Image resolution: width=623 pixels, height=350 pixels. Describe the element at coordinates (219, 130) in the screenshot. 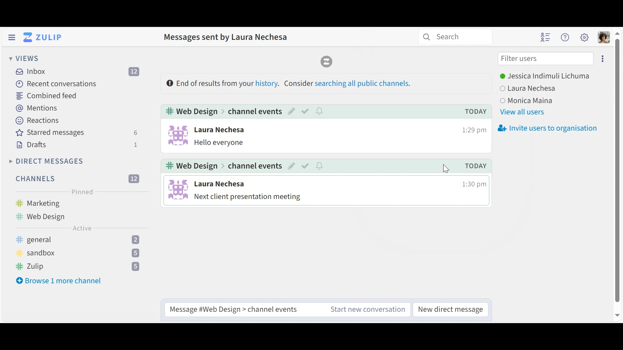

I see `user name` at that location.